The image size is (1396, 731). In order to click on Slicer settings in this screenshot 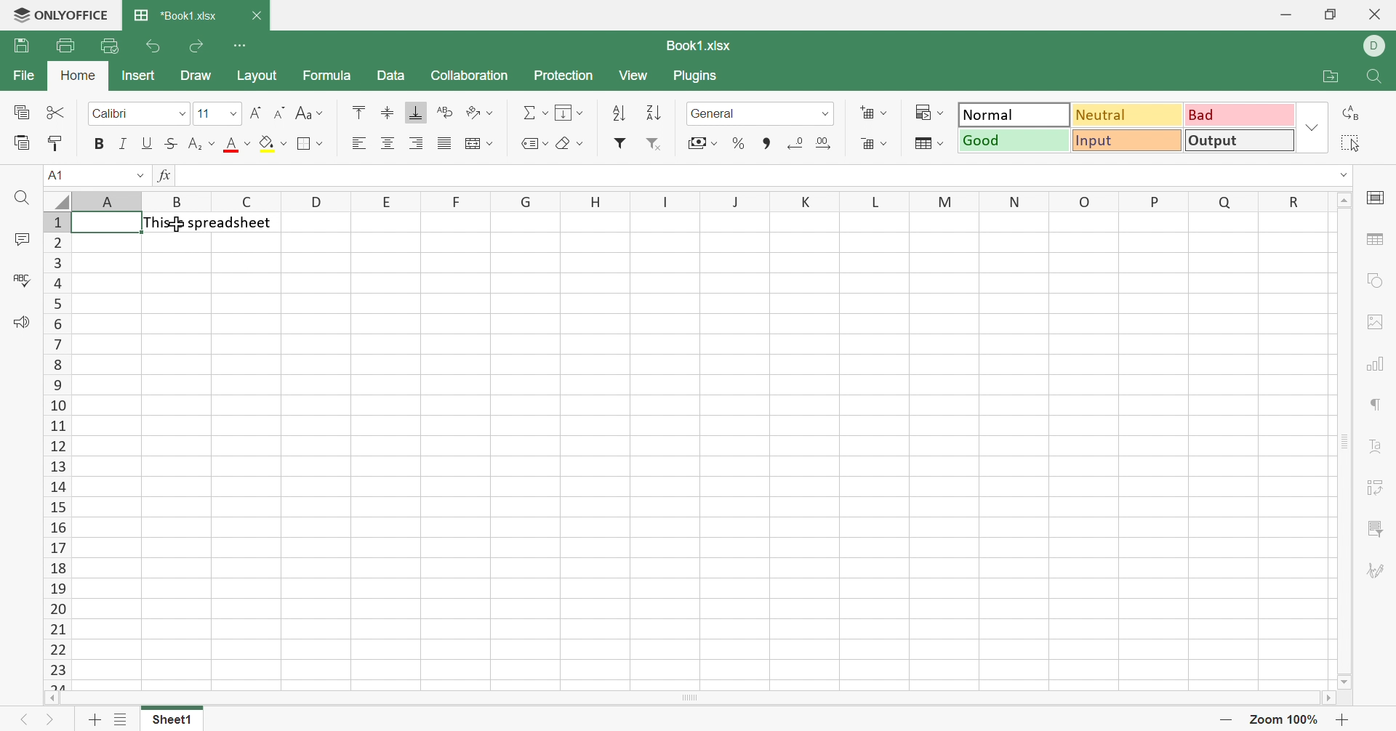, I will do `click(1376, 528)`.